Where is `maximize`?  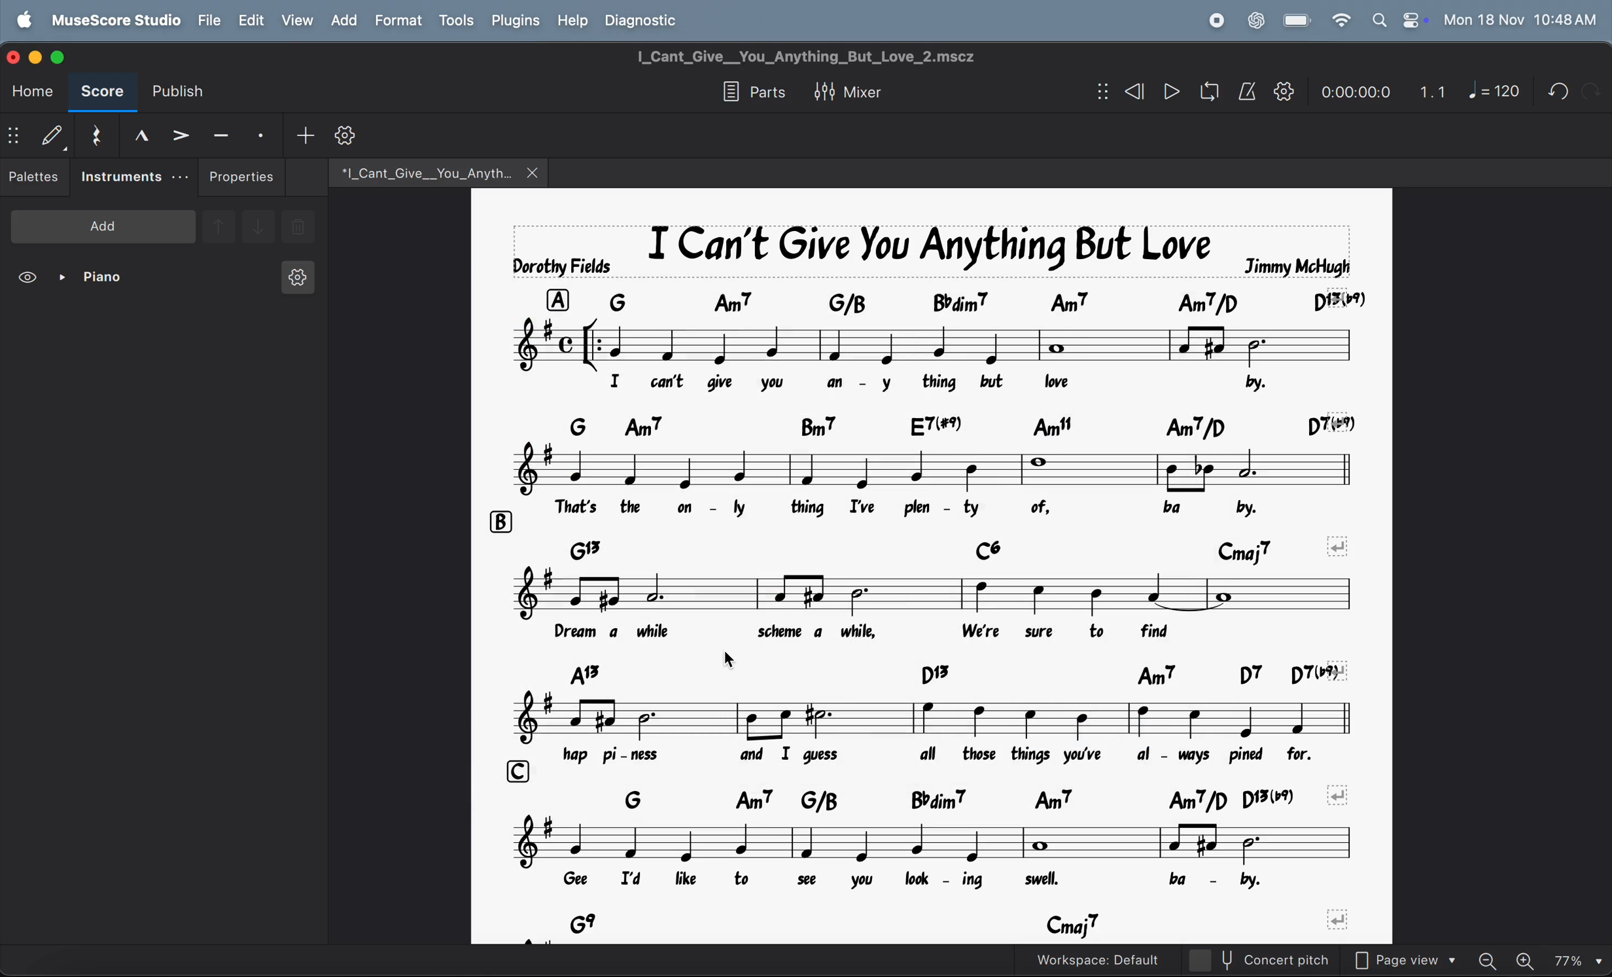
maximize is located at coordinates (64, 57).